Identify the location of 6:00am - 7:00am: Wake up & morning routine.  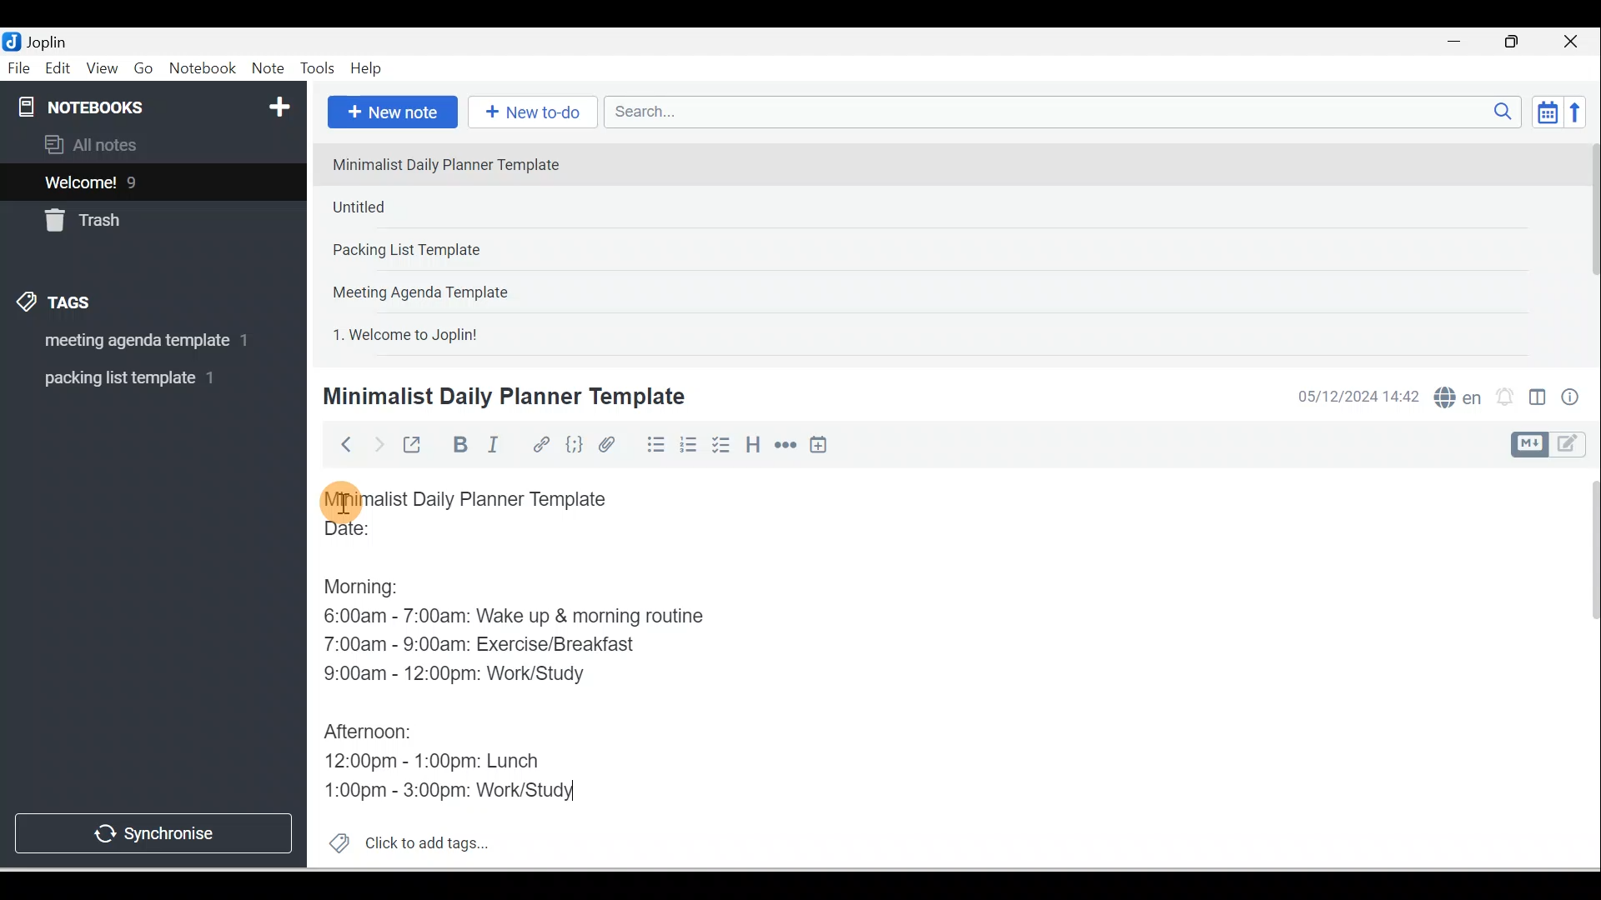
(519, 616).